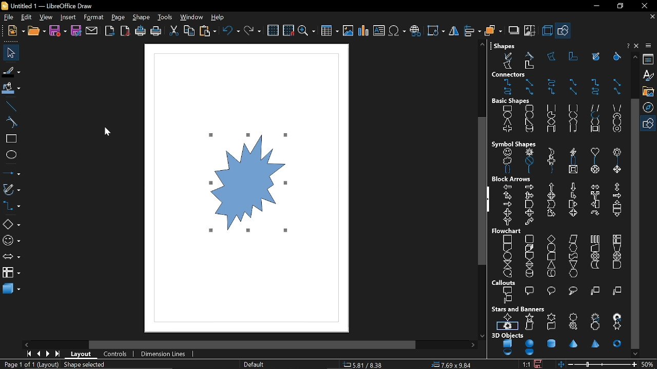 This screenshot has width=657, height=369. Describe the element at coordinates (11, 208) in the screenshot. I see `connectors` at that location.